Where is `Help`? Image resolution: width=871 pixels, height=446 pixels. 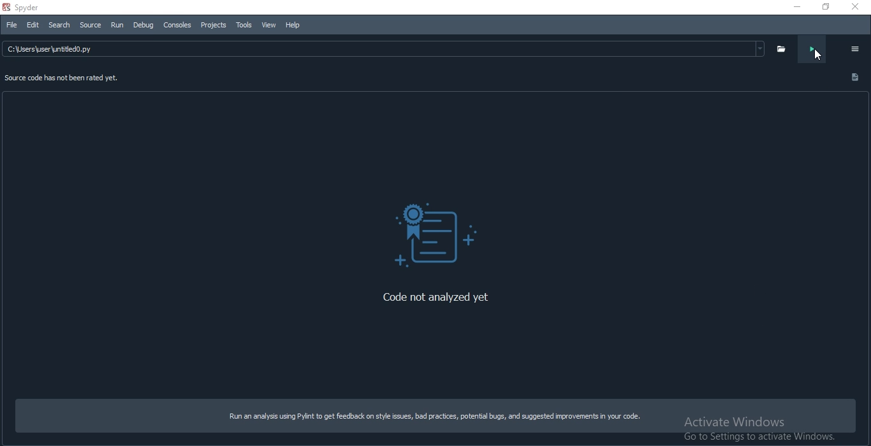
Help is located at coordinates (294, 24).